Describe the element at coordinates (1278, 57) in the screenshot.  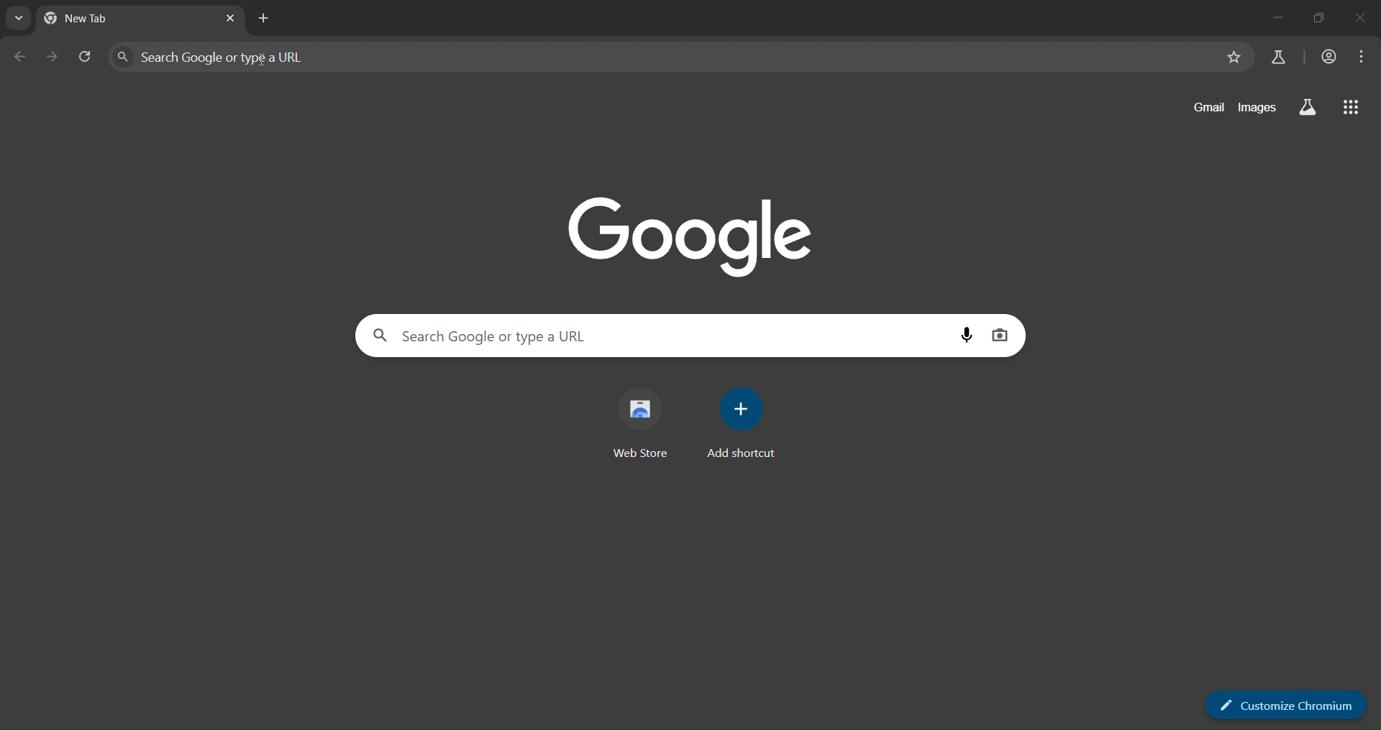
I see `search labs` at that location.